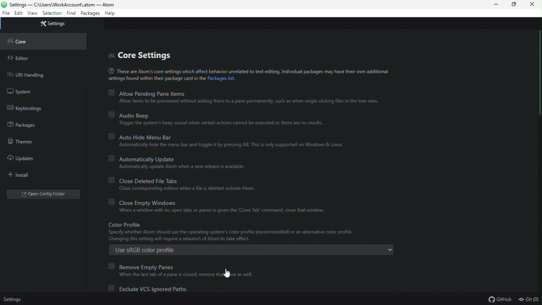 Image resolution: width=542 pixels, height=305 pixels. What do you see at coordinates (229, 140) in the screenshot?
I see `auto hide menu bar` at bounding box center [229, 140].